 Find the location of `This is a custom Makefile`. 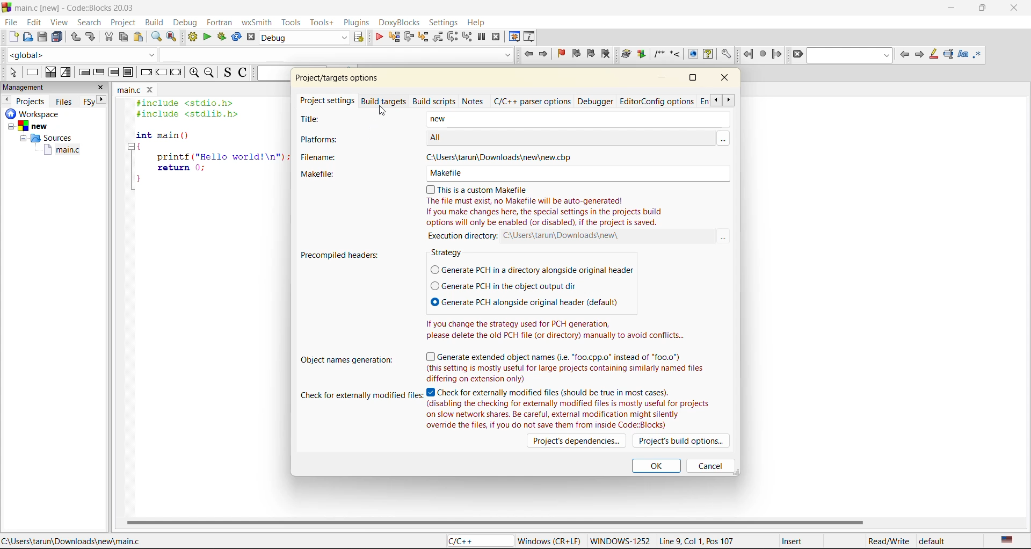

This is a custom Makefile is located at coordinates (483, 189).